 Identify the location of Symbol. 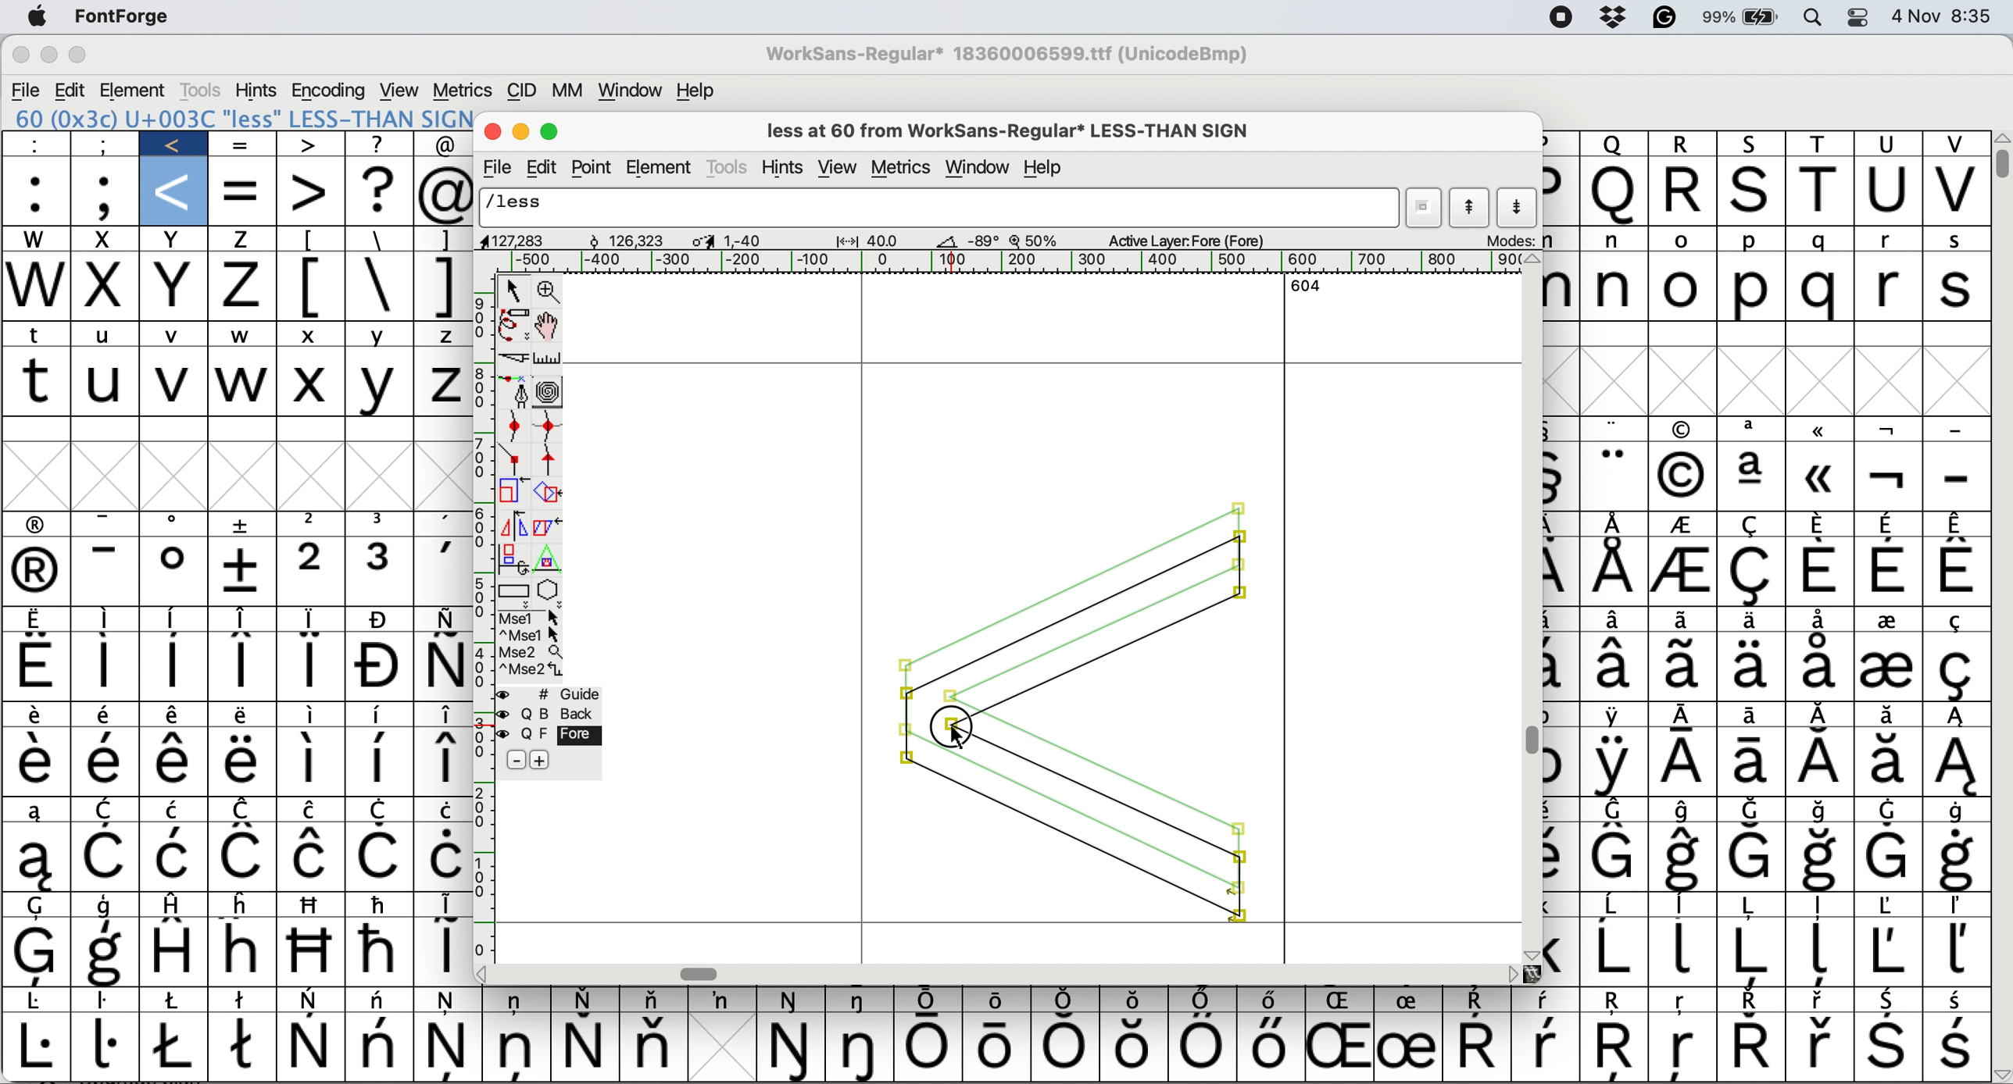
(42, 714).